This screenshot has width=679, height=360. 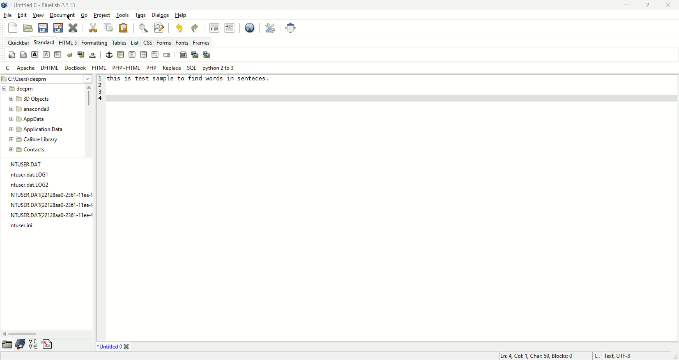 I want to click on insert image, so click(x=184, y=55).